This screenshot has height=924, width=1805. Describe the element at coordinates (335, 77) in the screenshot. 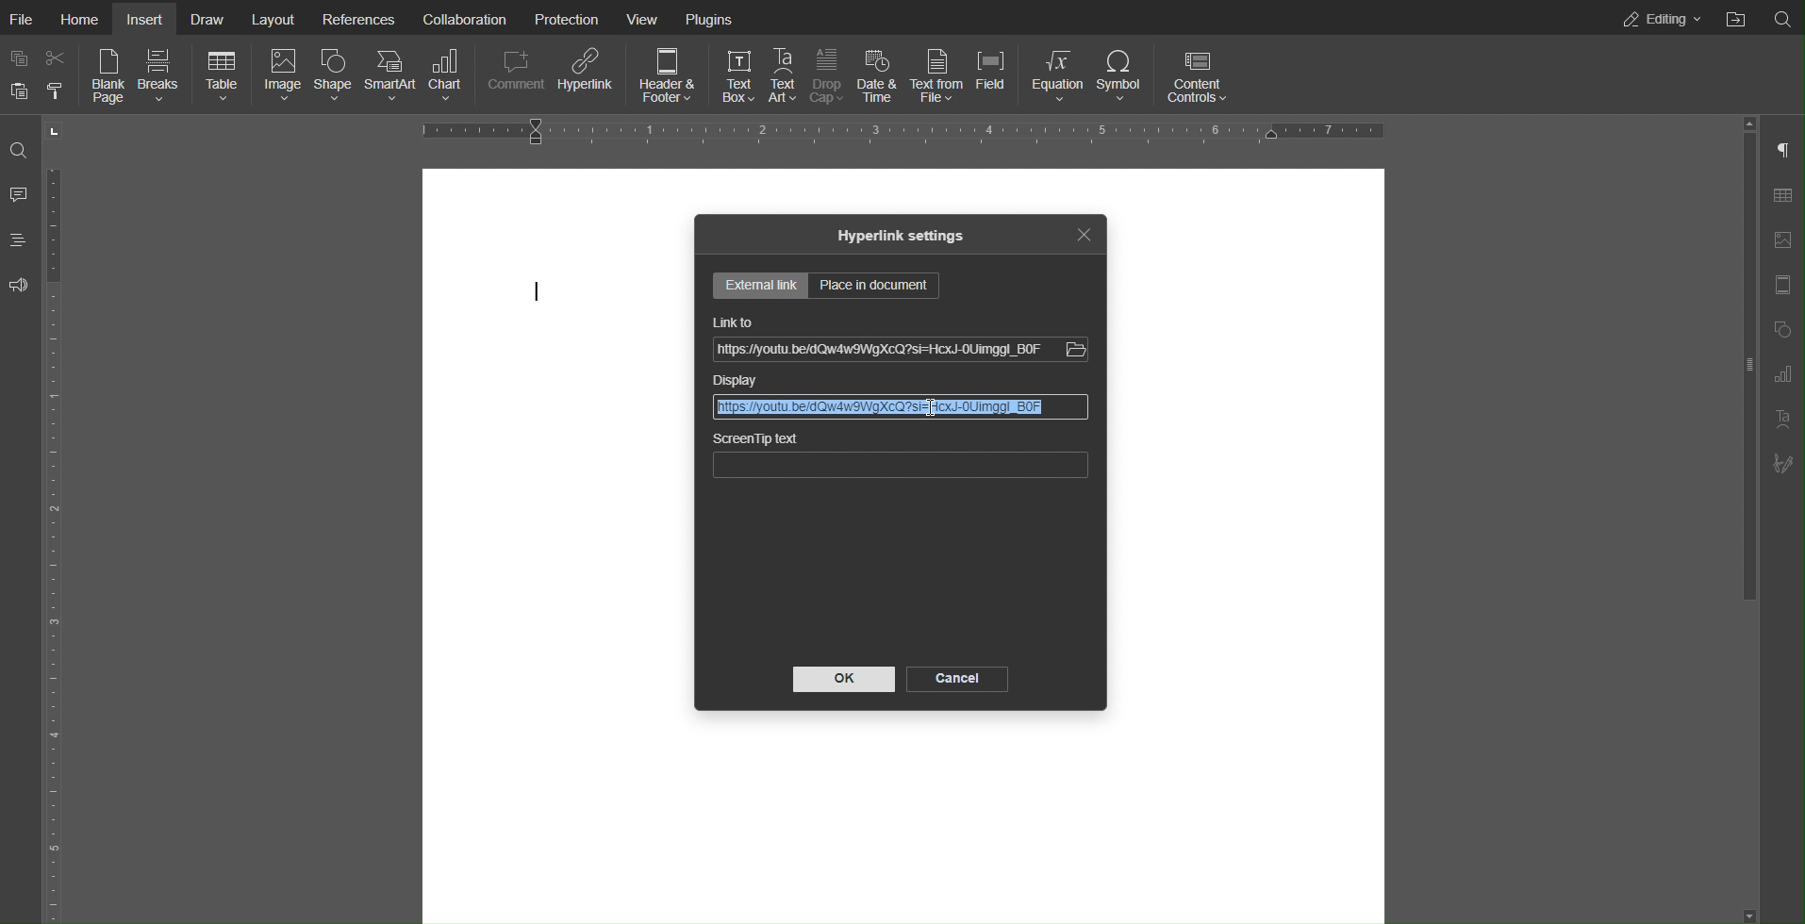

I see `Shape` at that location.